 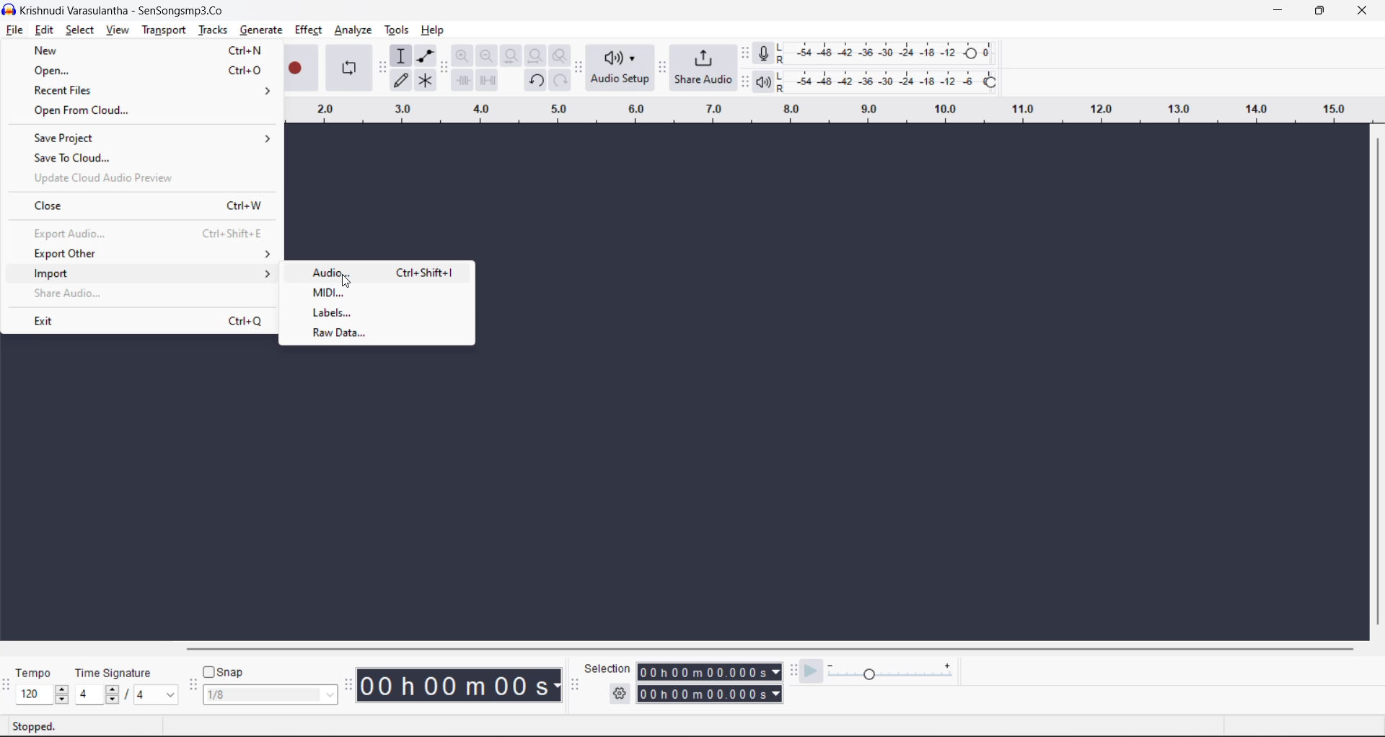 What do you see at coordinates (150, 71) in the screenshot?
I see `open` at bounding box center [150, 71].